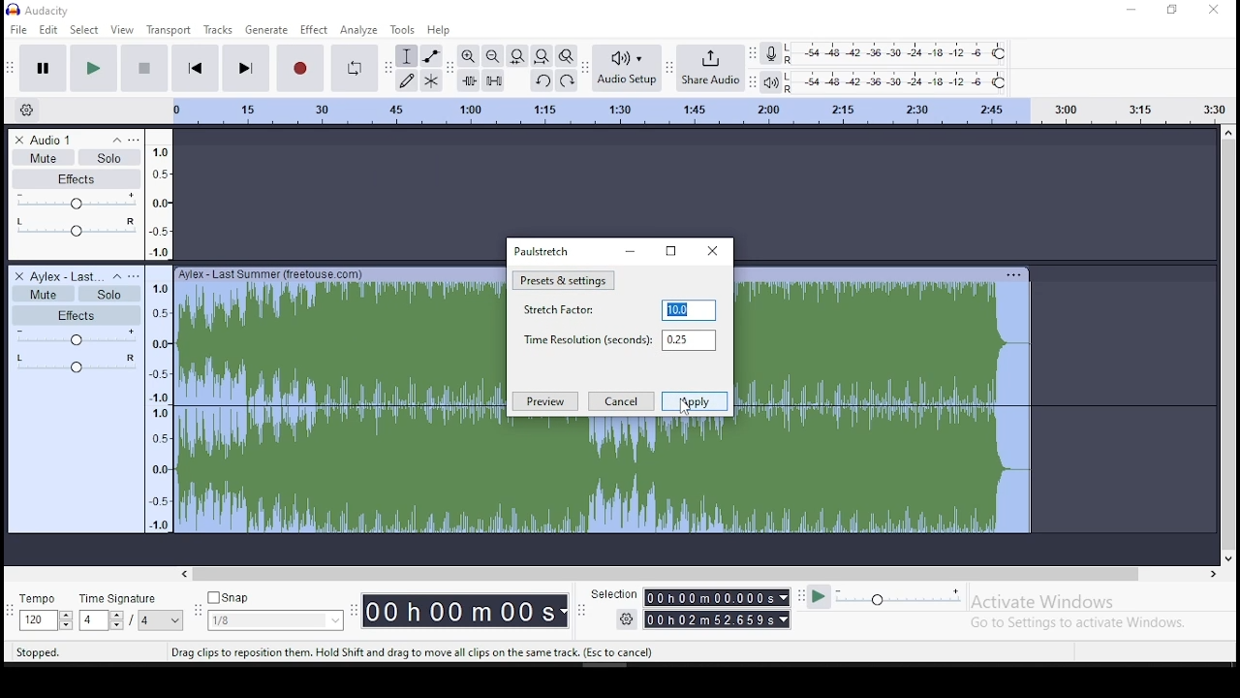 This screenshot has width=1240, height=698. What do you see at coordinates (542, 80) in the screenshot?
I see `undo` at bounding box center [542, 80].